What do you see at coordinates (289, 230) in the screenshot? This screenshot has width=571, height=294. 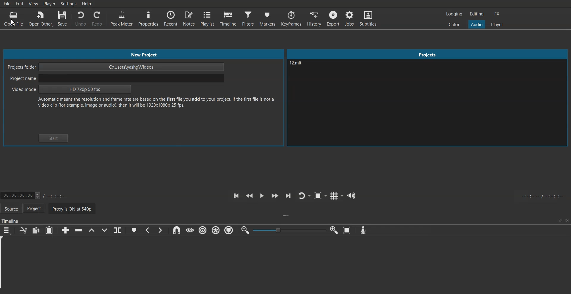 I see `Toggle adjuster` at bounding box center [289, 230].